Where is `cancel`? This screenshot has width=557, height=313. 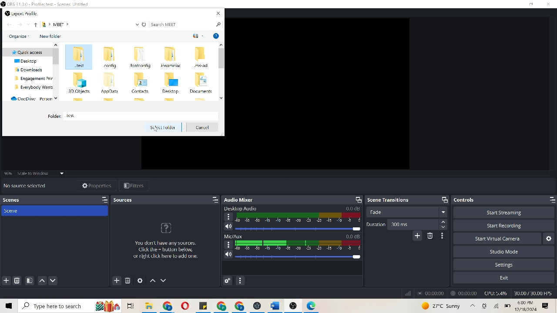
cancel is located at coordinates (203, 128).